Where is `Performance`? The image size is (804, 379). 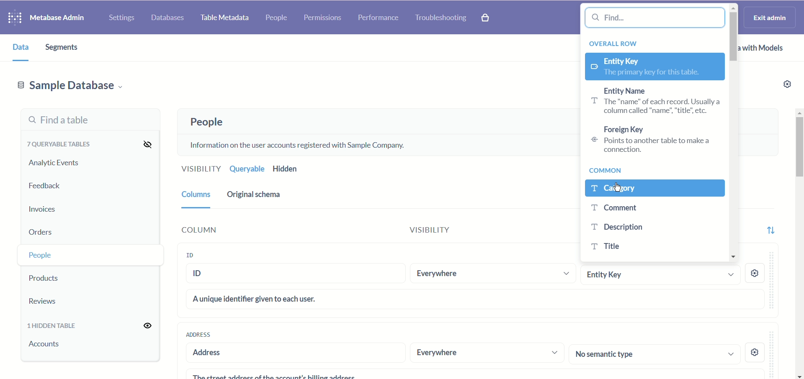 Performance is located at coordinates (377, 18).